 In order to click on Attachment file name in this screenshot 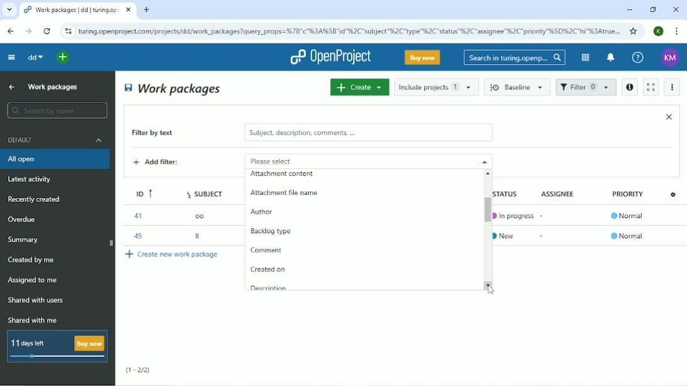, I will do `click(289, 191)`.